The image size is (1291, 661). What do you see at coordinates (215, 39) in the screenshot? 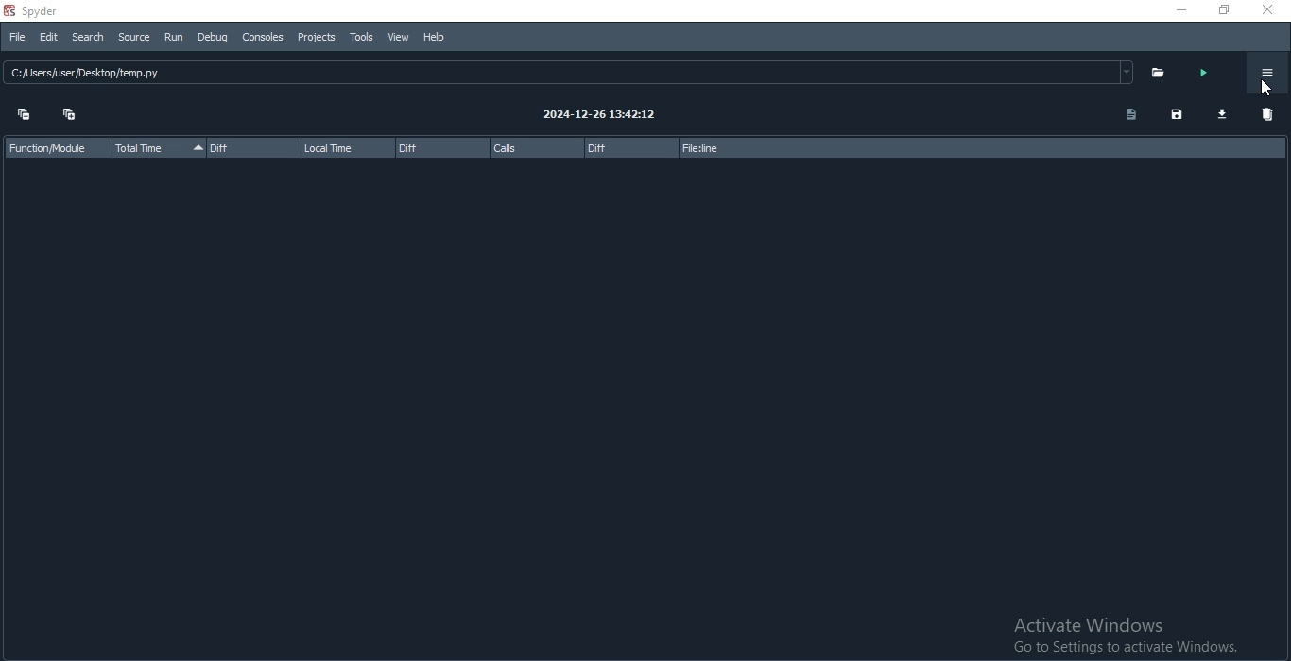
I see `Debug` at bounding box center [215, 39].